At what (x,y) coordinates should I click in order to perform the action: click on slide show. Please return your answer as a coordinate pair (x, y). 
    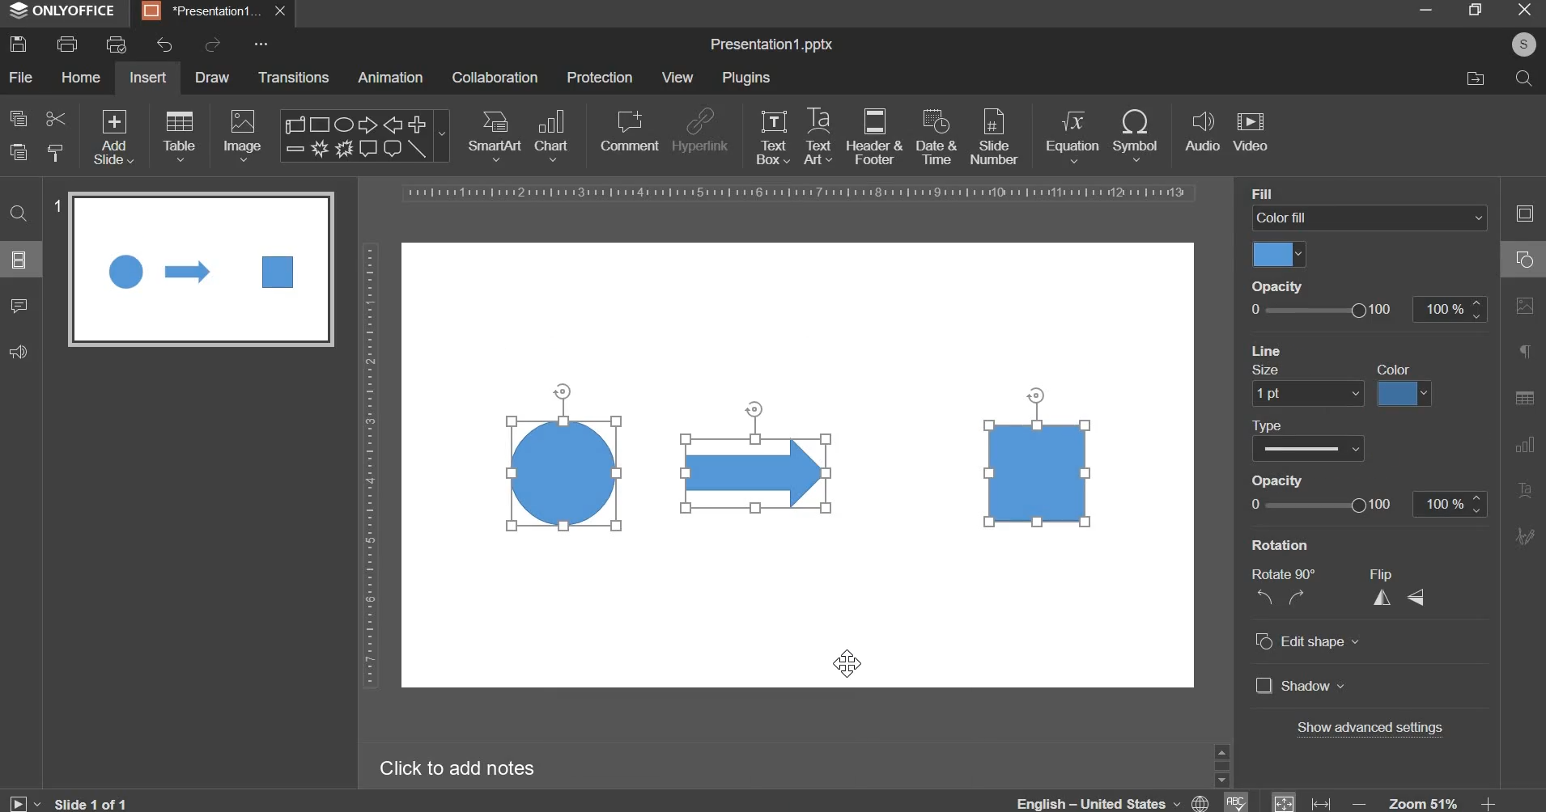
    Looking at the image, I should click on (23, 801).